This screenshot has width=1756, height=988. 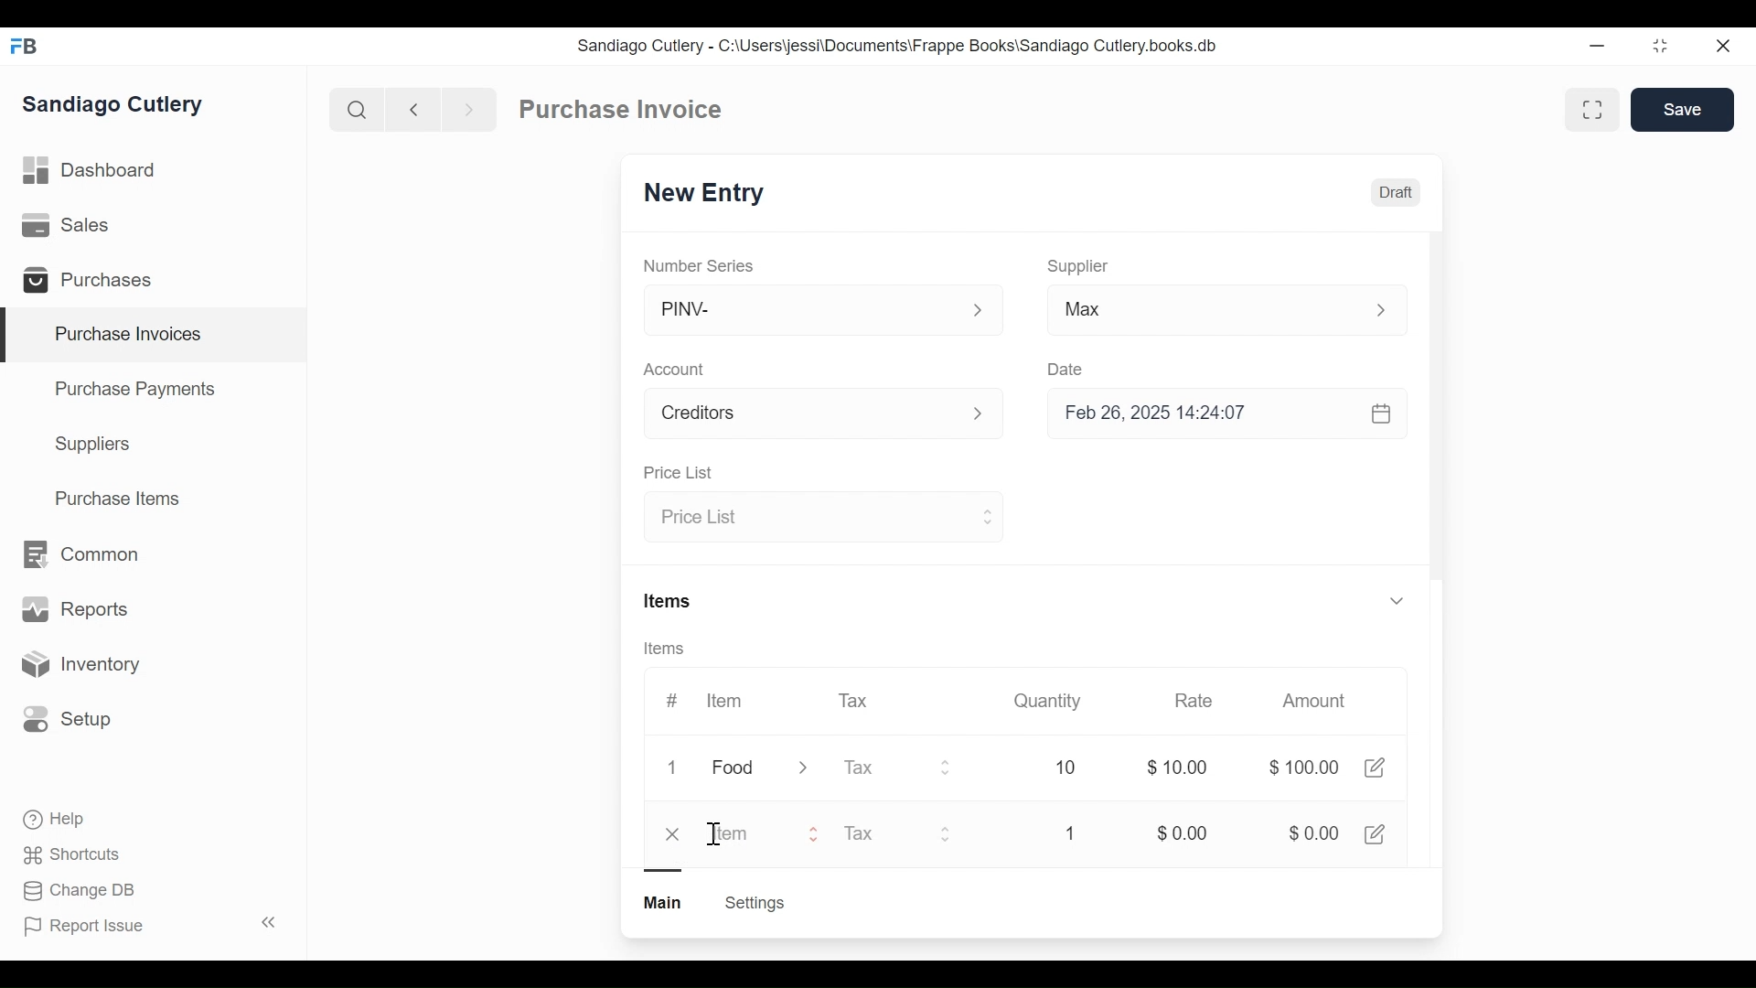 What do you see at coordinates (1593, 47) in the screenshot?
I see `Minimize` at bounding box center [1593, 47].